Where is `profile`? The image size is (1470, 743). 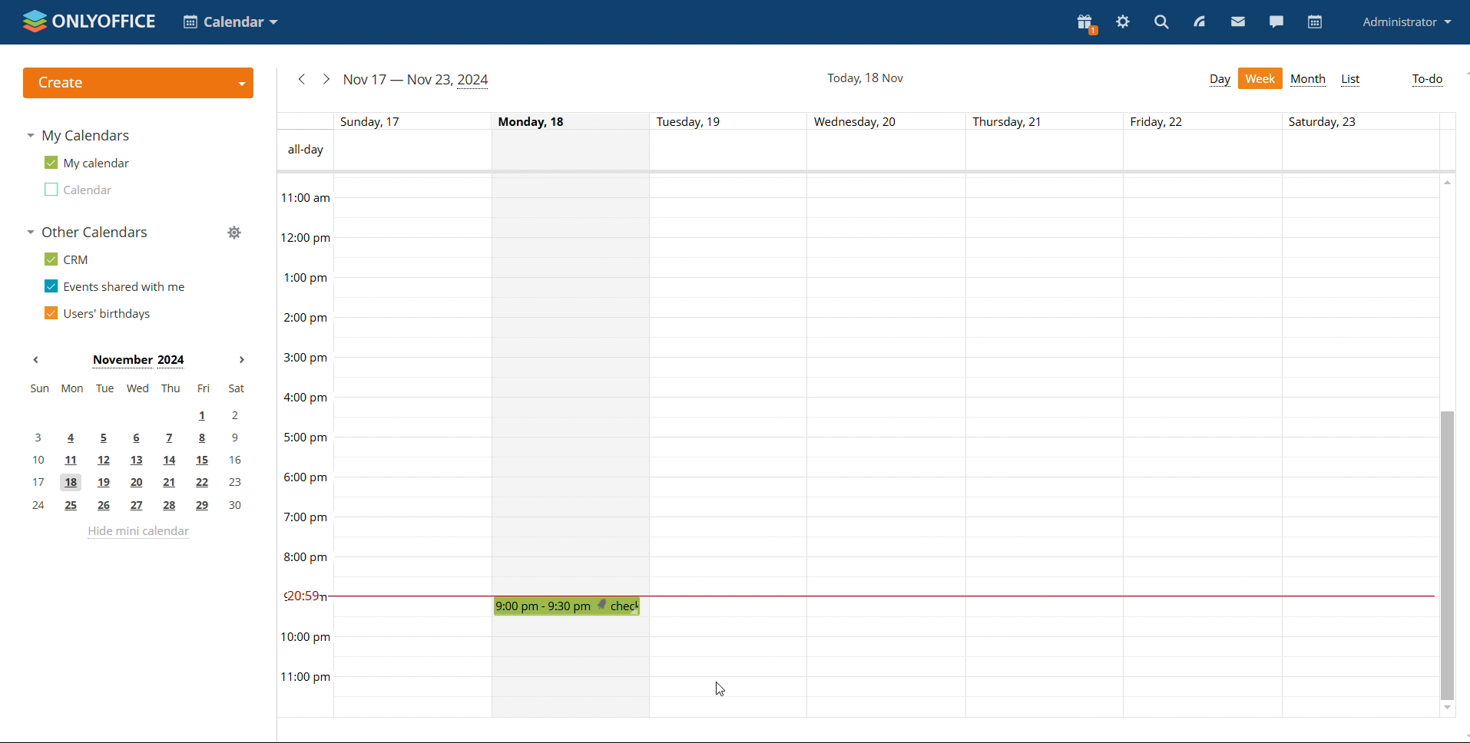 profile is located at coordinates (1408, 22).